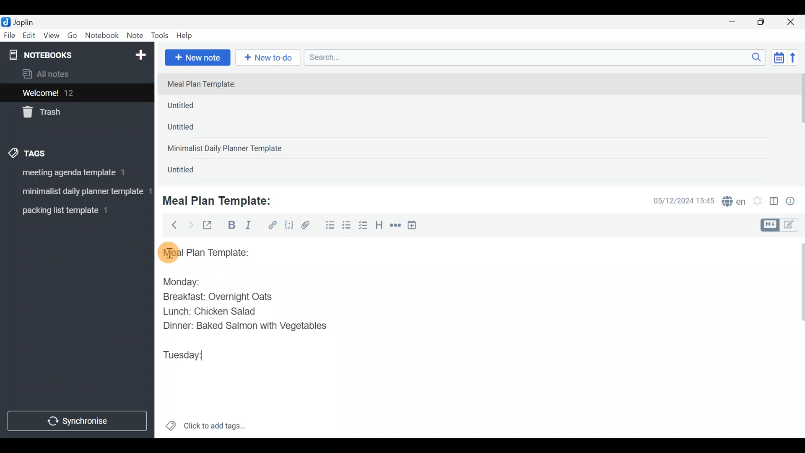 The width and height of the screenshot is (805, 453). What do you see at coordinates (216, 357) in the screenshot?
I see `text Cursor` at bounding box center [216, 357].